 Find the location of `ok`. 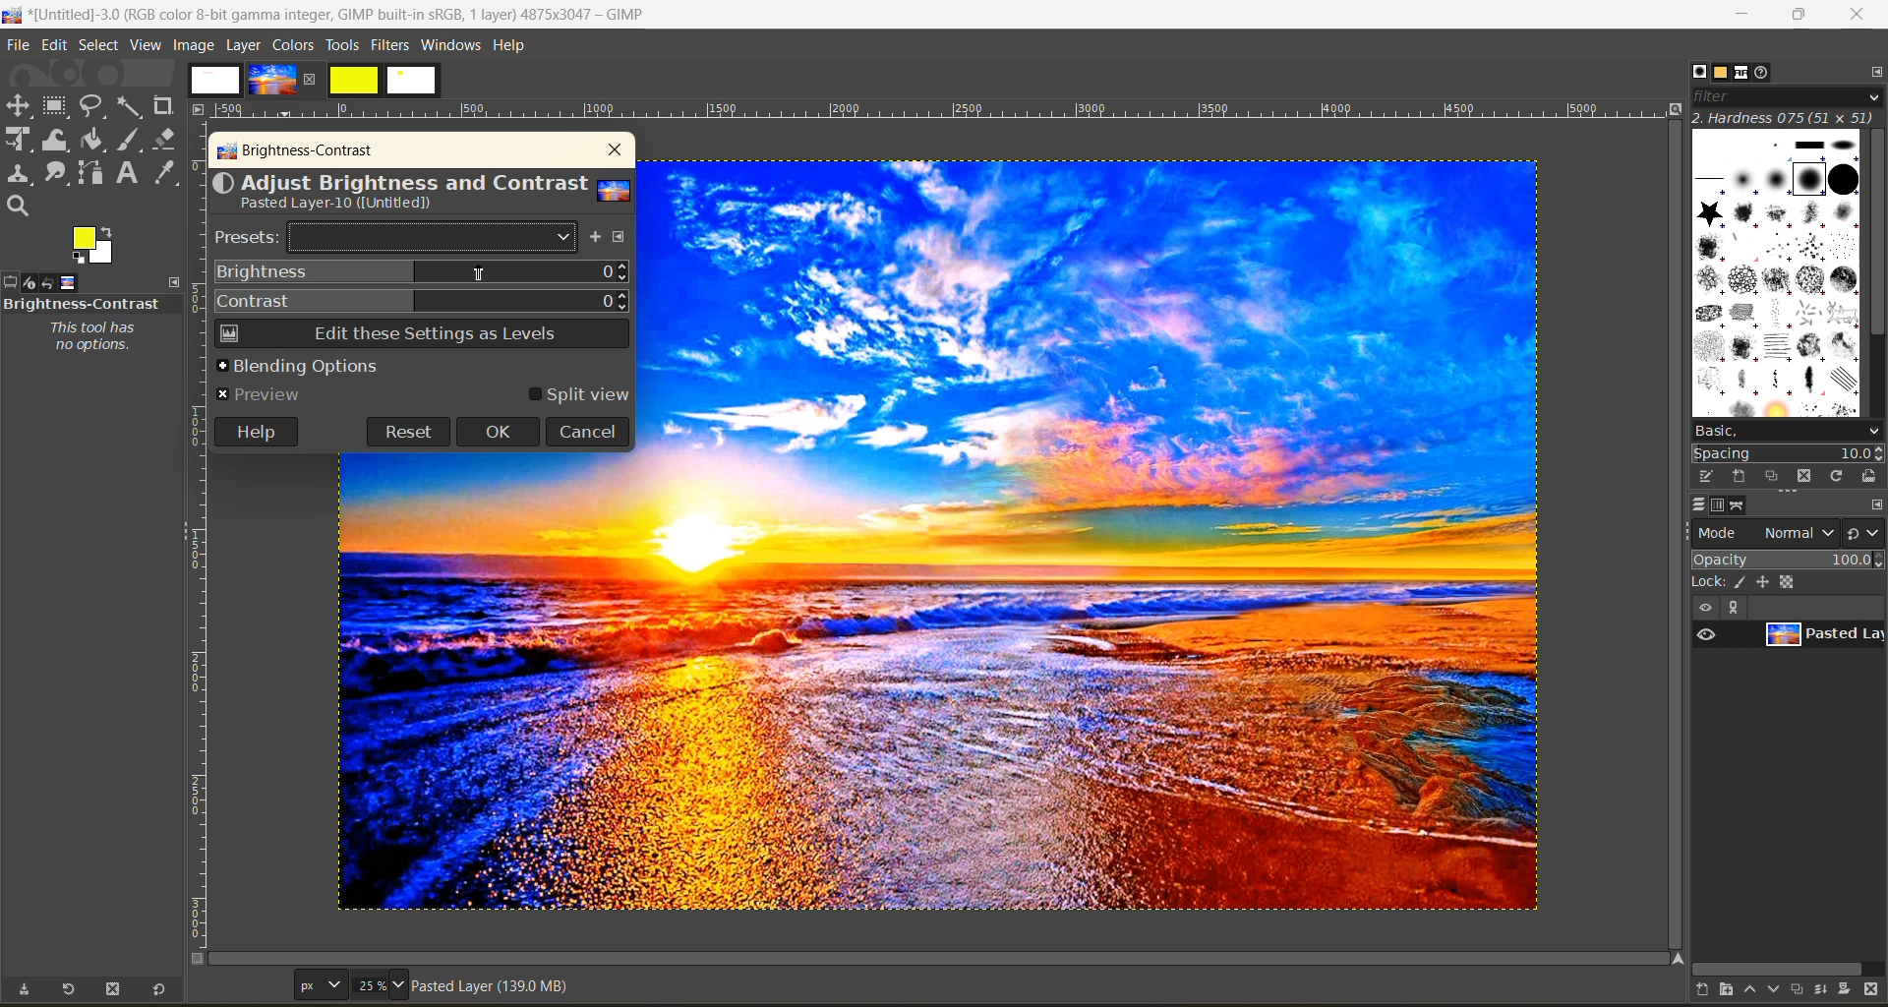

ok is located at coordinates (499, 433).